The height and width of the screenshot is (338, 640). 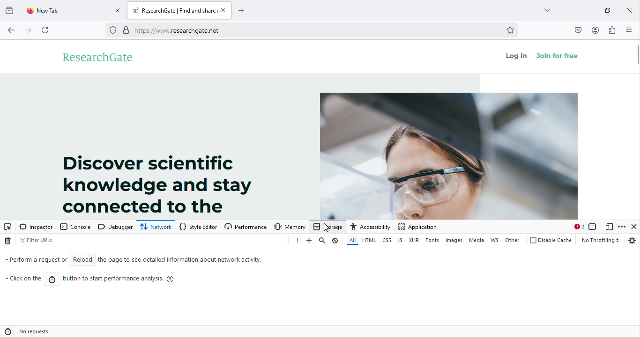 What do you see at coordinates (118, 10) in the screenshot?
I see `close tab` at bounding box center [118, 10].